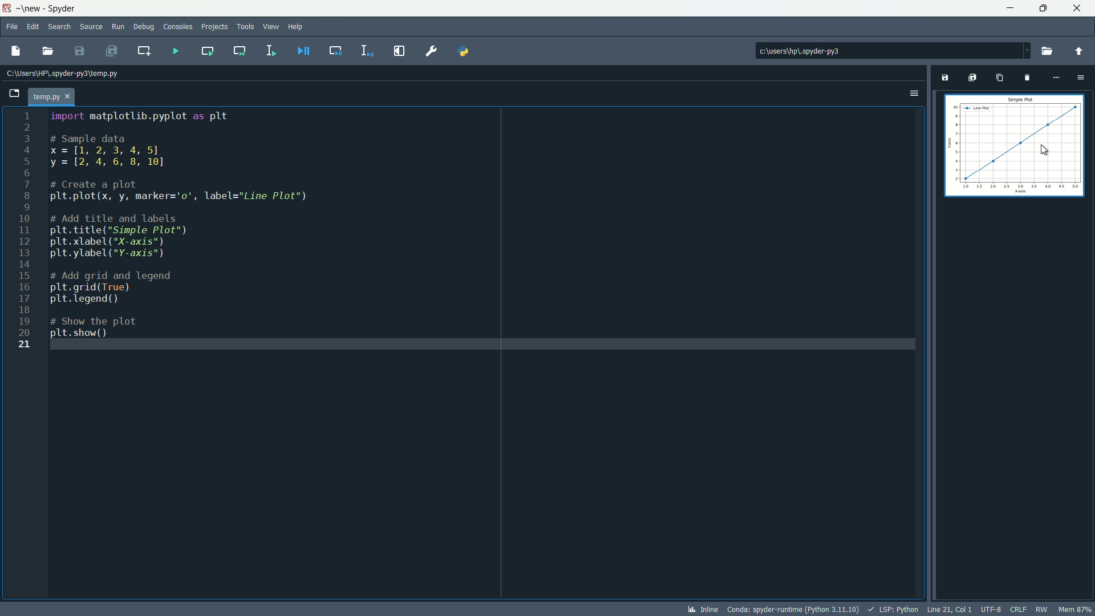  Describe the element at coordinates (113, 50) in the screenshot. I see `save all files ` at that location.